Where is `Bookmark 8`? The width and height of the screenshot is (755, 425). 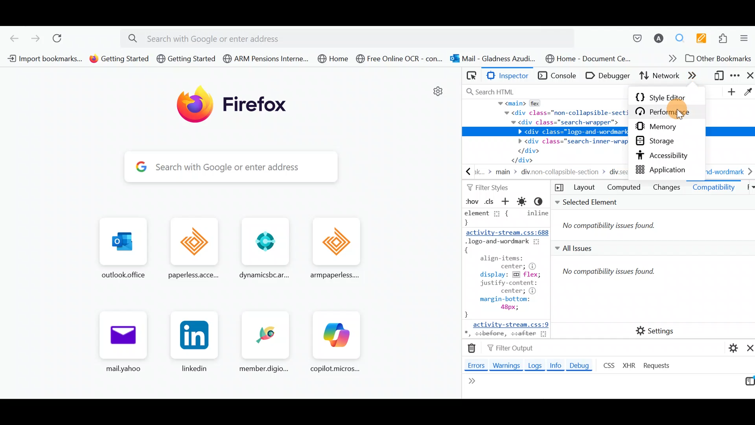
Bookmark 8 is located at coordinates (587, 58).